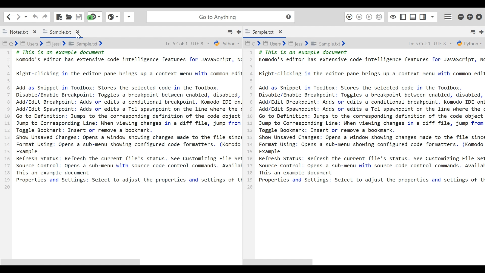  Describe the element at coordinates (18, 17) in the screenshot. I see `Click to go forward one location` at that location.